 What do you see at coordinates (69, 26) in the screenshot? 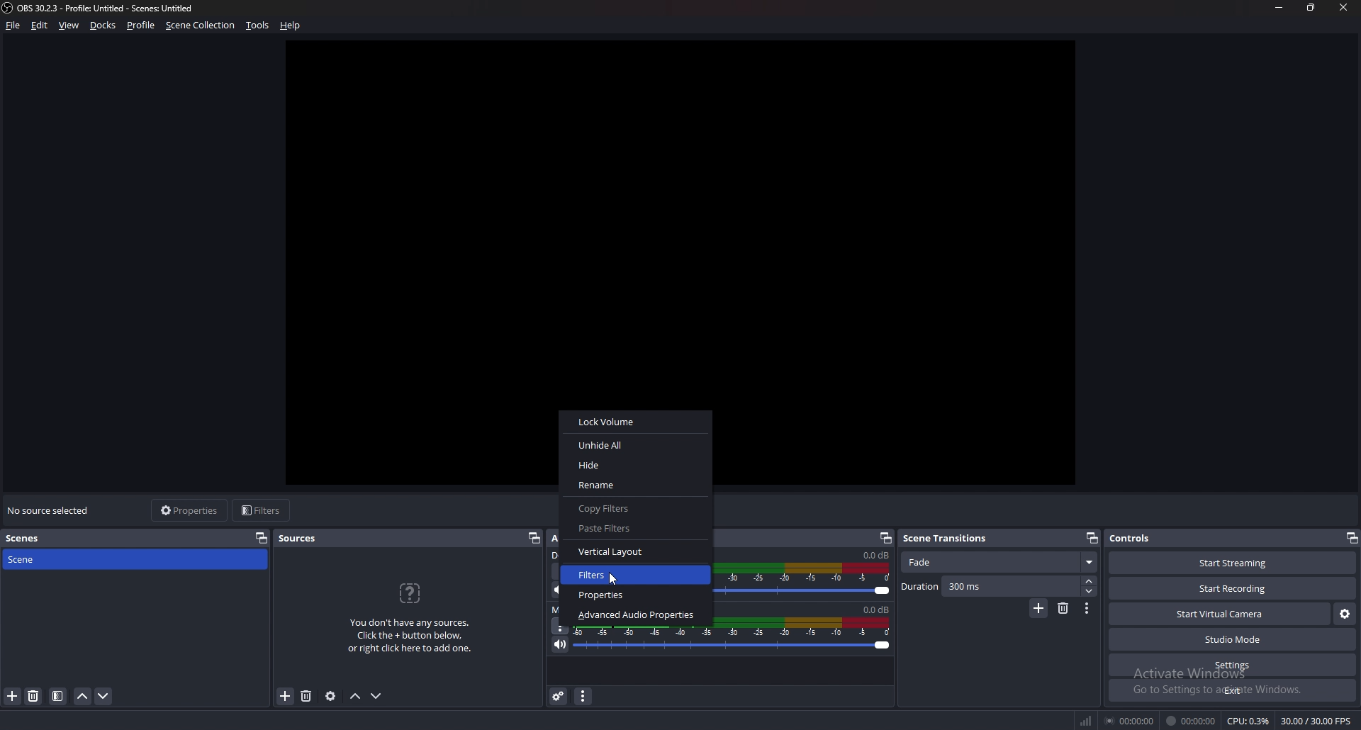
I see `view` at bounding box center [69, 26].